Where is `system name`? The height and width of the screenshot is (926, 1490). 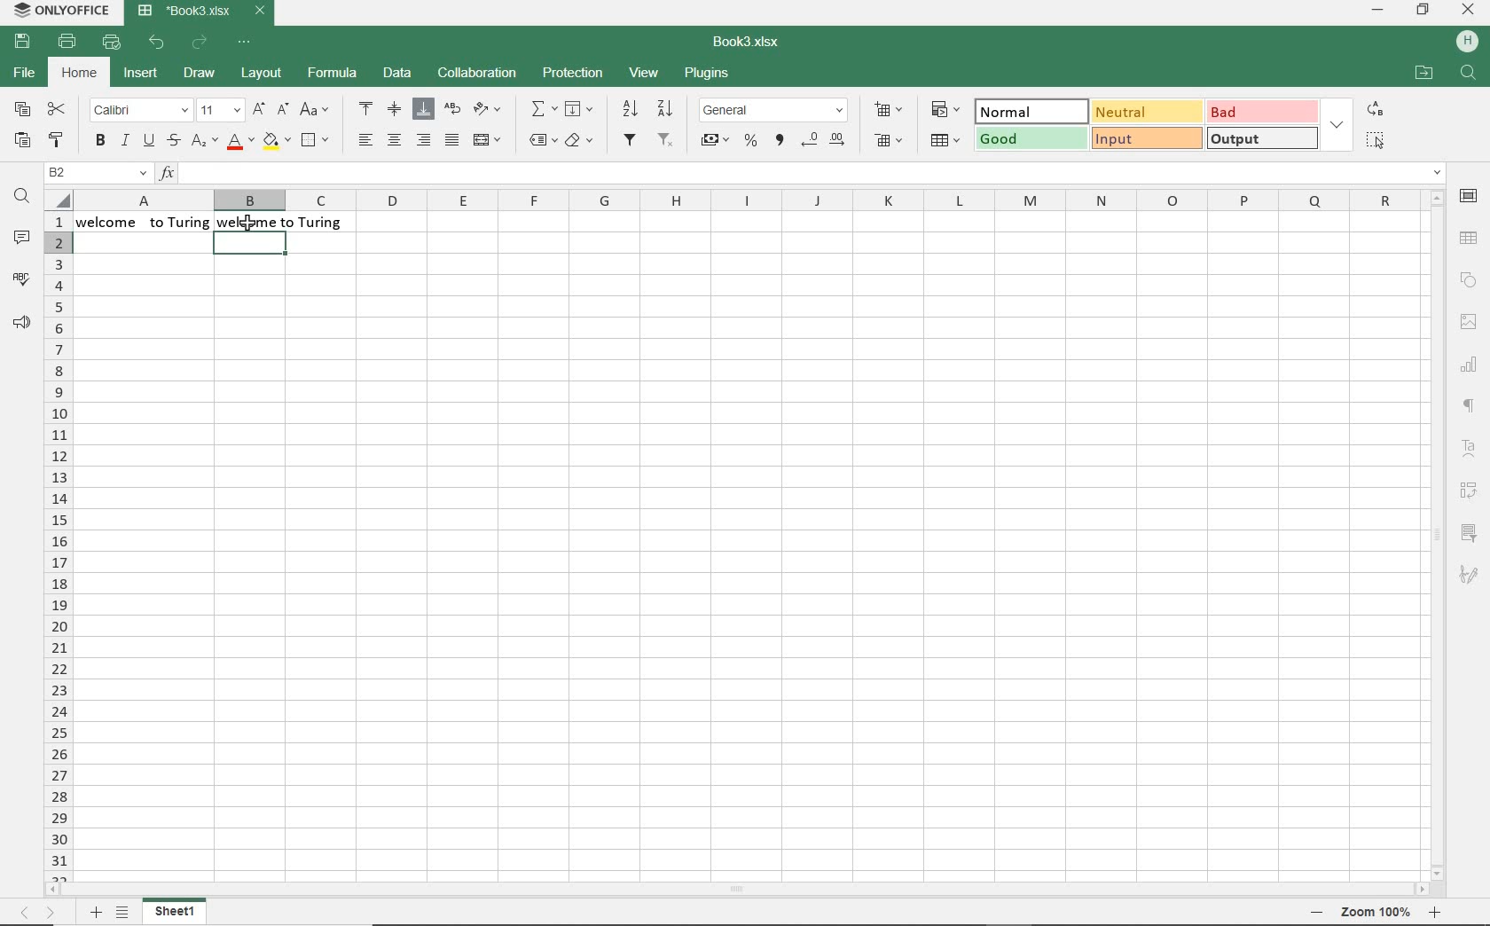
system name is located at coordinates (59, 12).